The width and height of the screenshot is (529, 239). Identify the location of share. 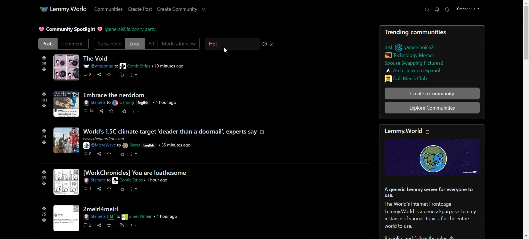
(99, 188).